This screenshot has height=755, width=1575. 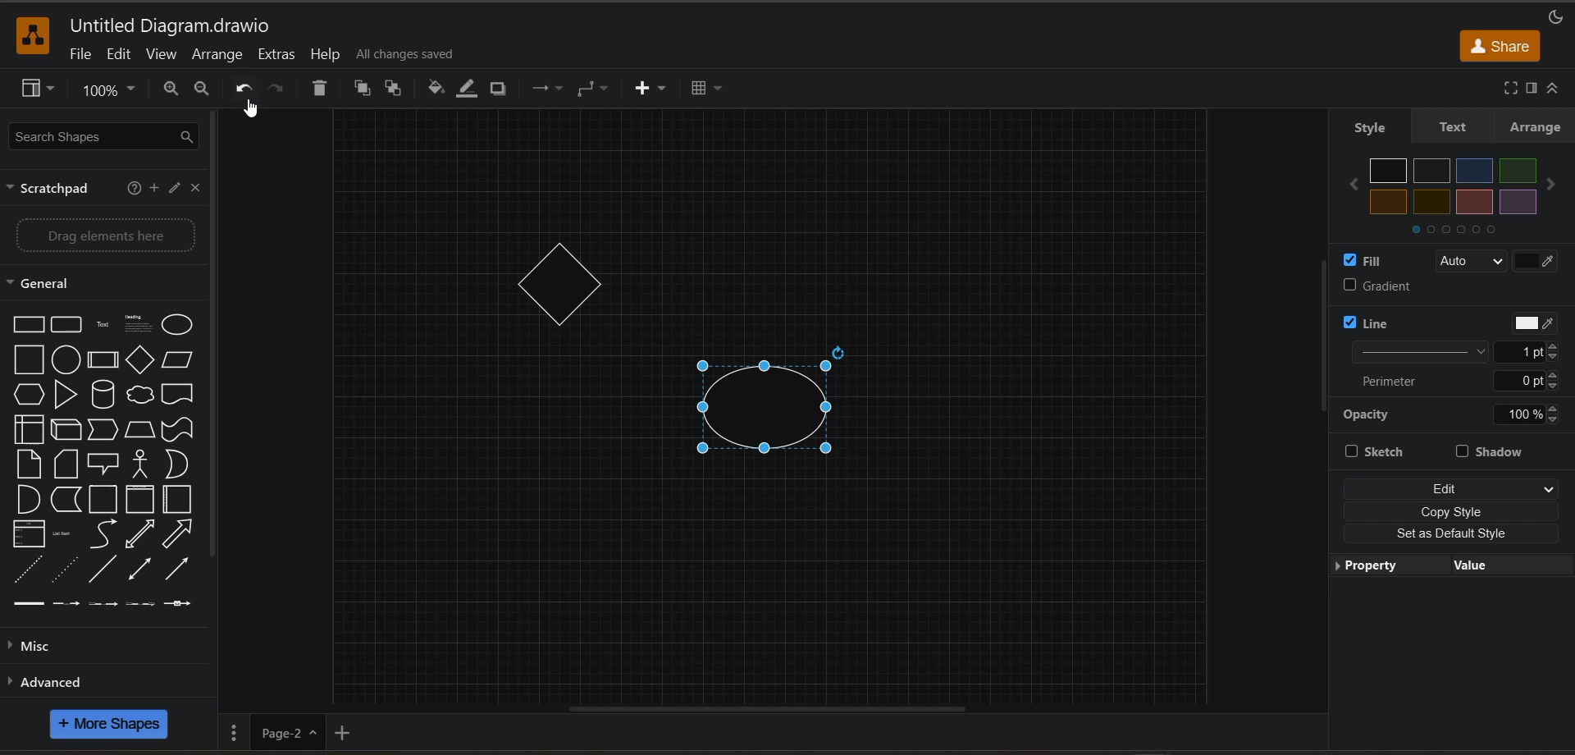 I want to click on Connector with 3 Labels, so click(x=139, y=603).